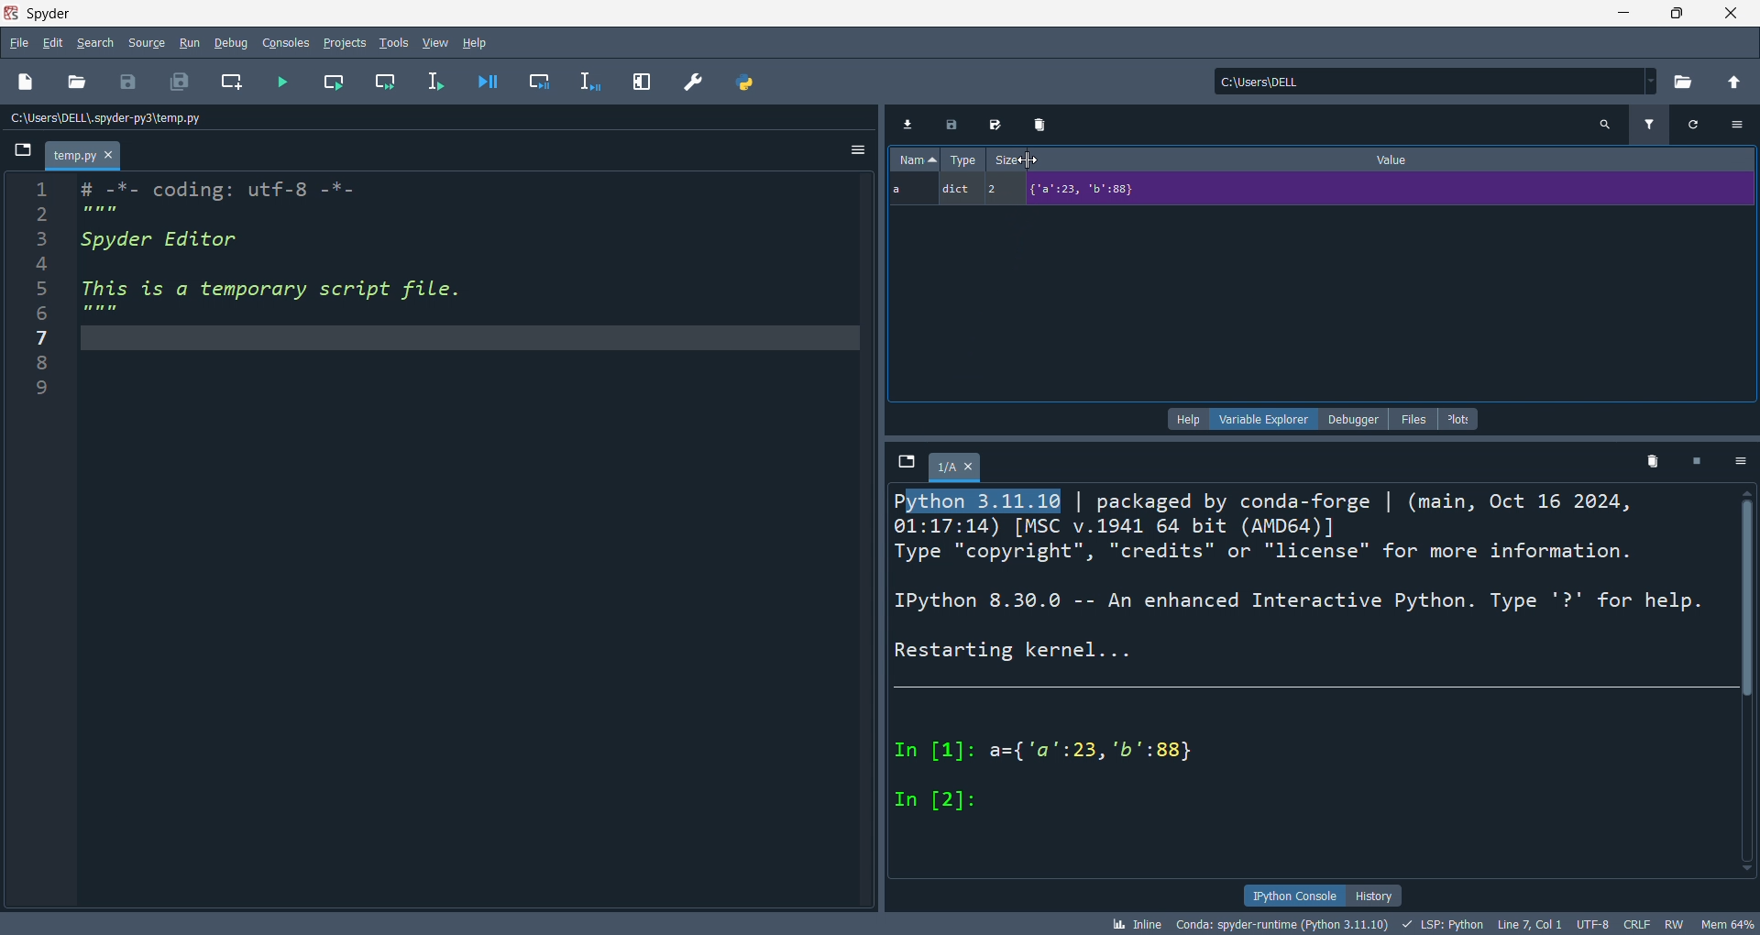  Describe the element at coordinates (1459, 419) in the screenshot. I see `plot` at that location.